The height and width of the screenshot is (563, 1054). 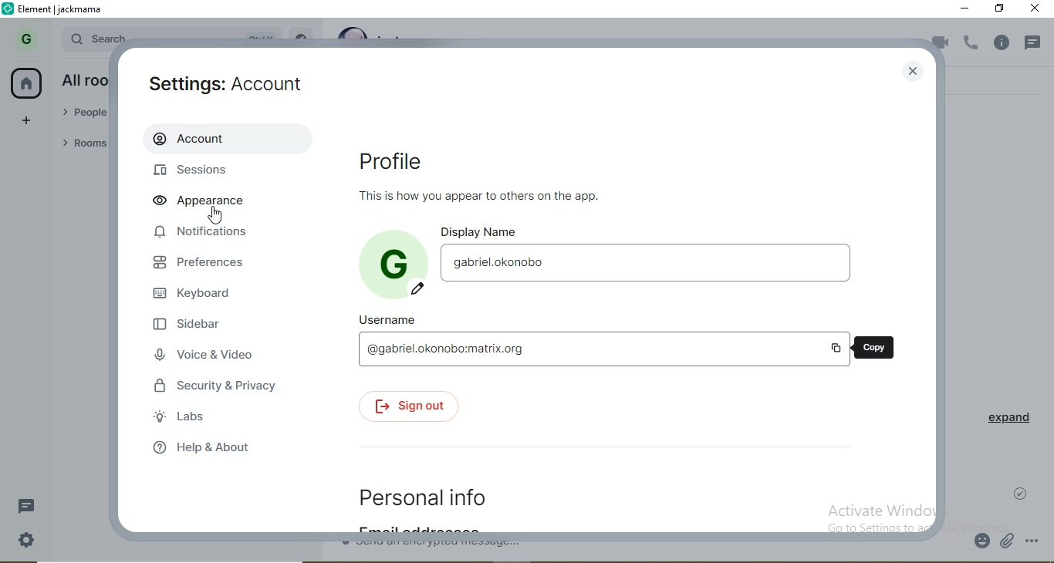 I want to click on info, so click(x=1005, y=43).